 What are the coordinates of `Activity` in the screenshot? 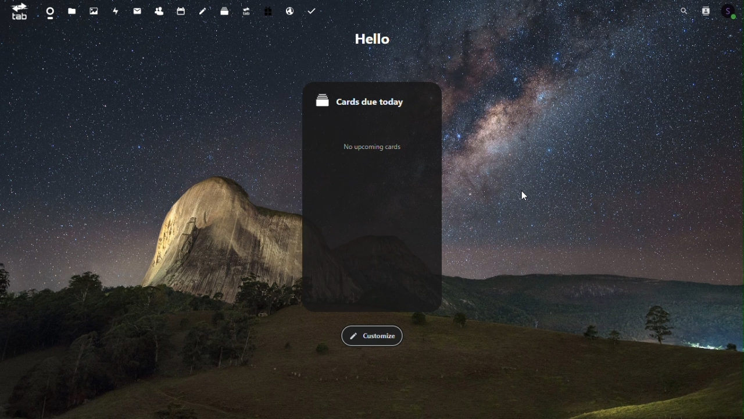 It's located at (116, 11).